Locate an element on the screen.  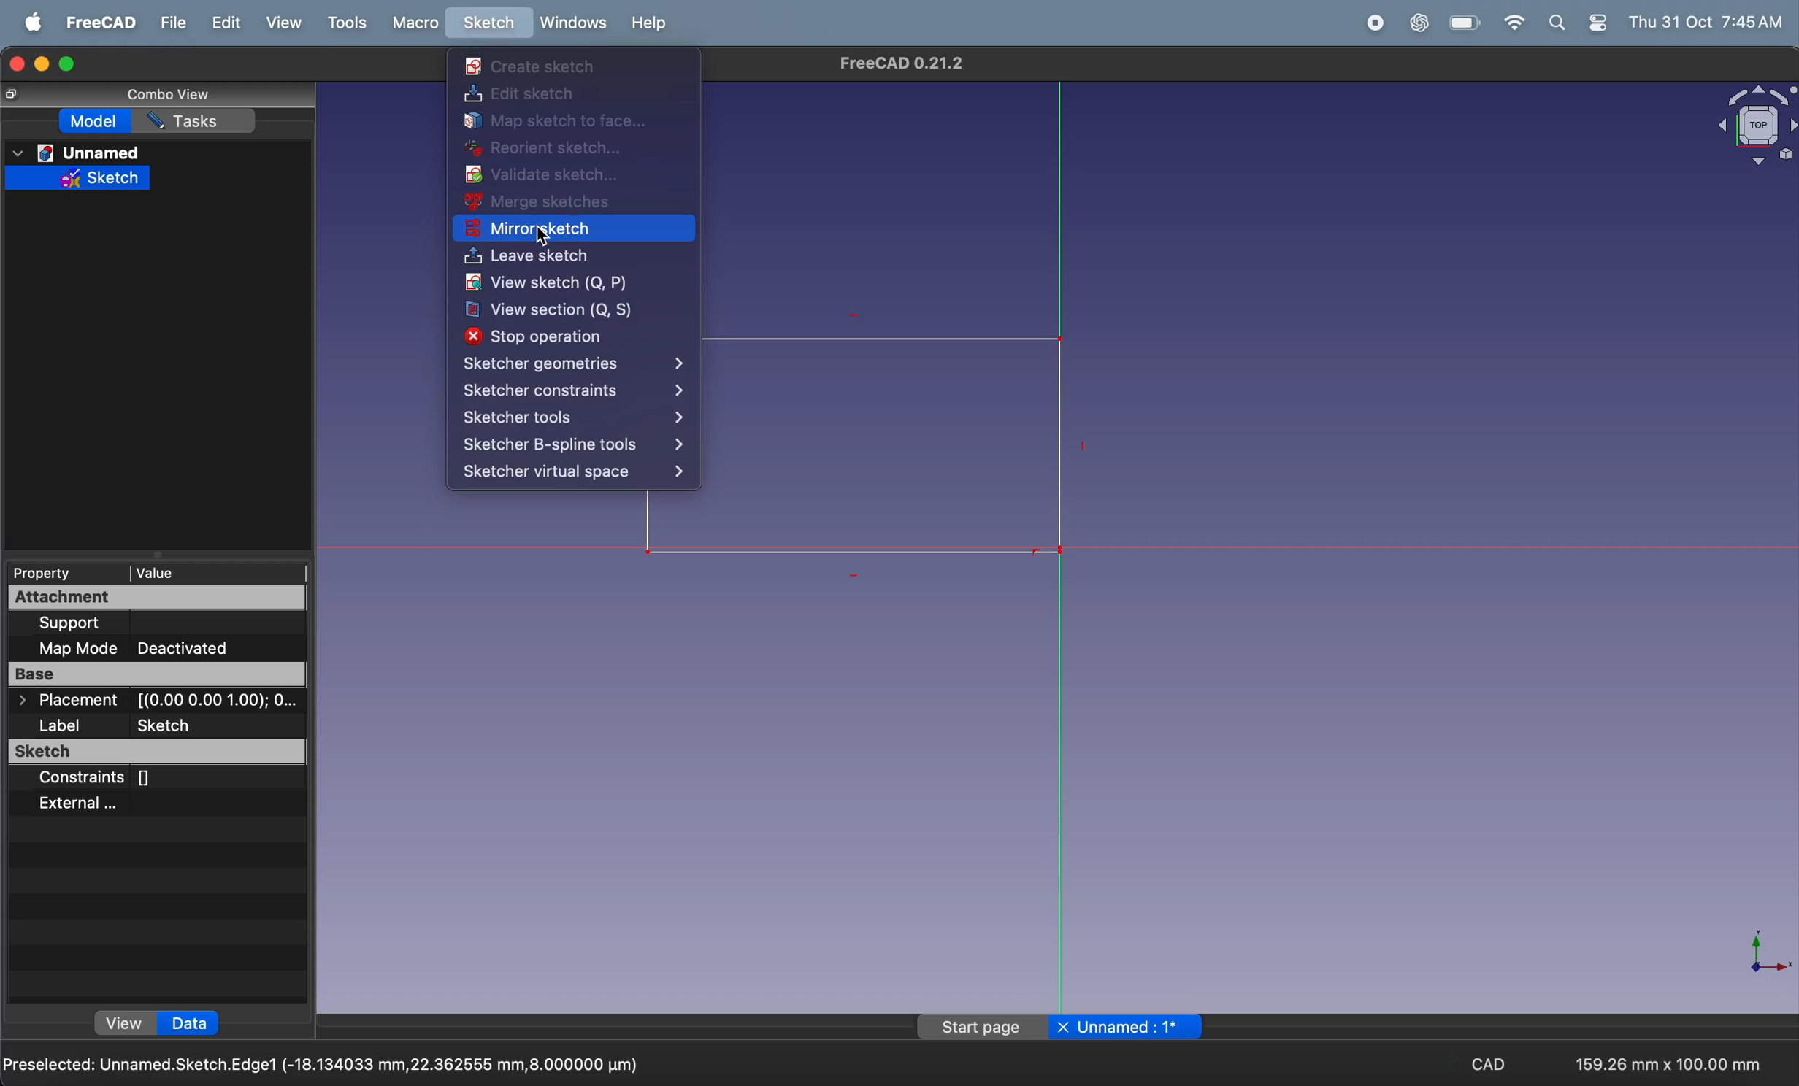
159.26 * 100.00mm is located at coordinates (1671, 1058).